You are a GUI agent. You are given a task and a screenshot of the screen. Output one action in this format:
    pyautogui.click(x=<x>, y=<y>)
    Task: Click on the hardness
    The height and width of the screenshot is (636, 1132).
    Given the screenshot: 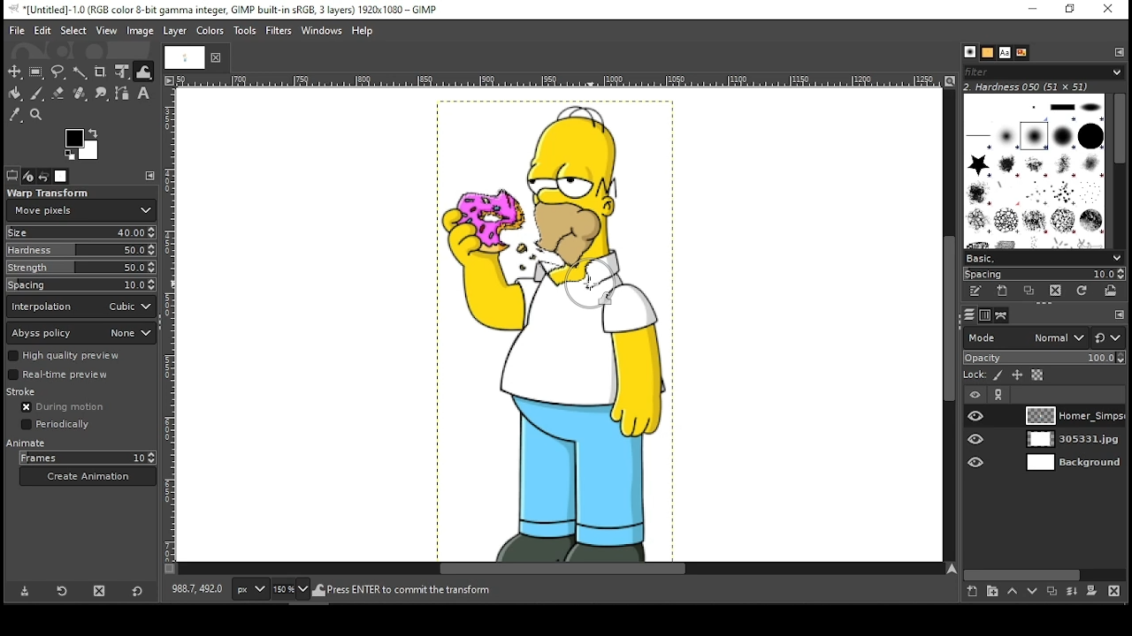 What is the action you would take?
    pyautogui.click(x=80, y=250)
    